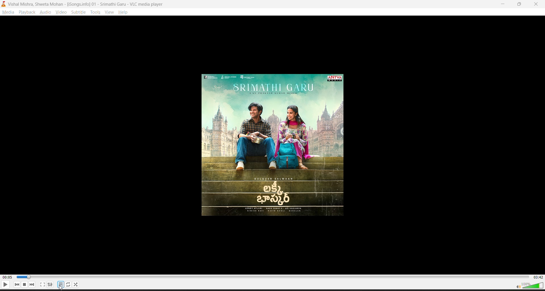  I want to click on view, so click(110, 12).